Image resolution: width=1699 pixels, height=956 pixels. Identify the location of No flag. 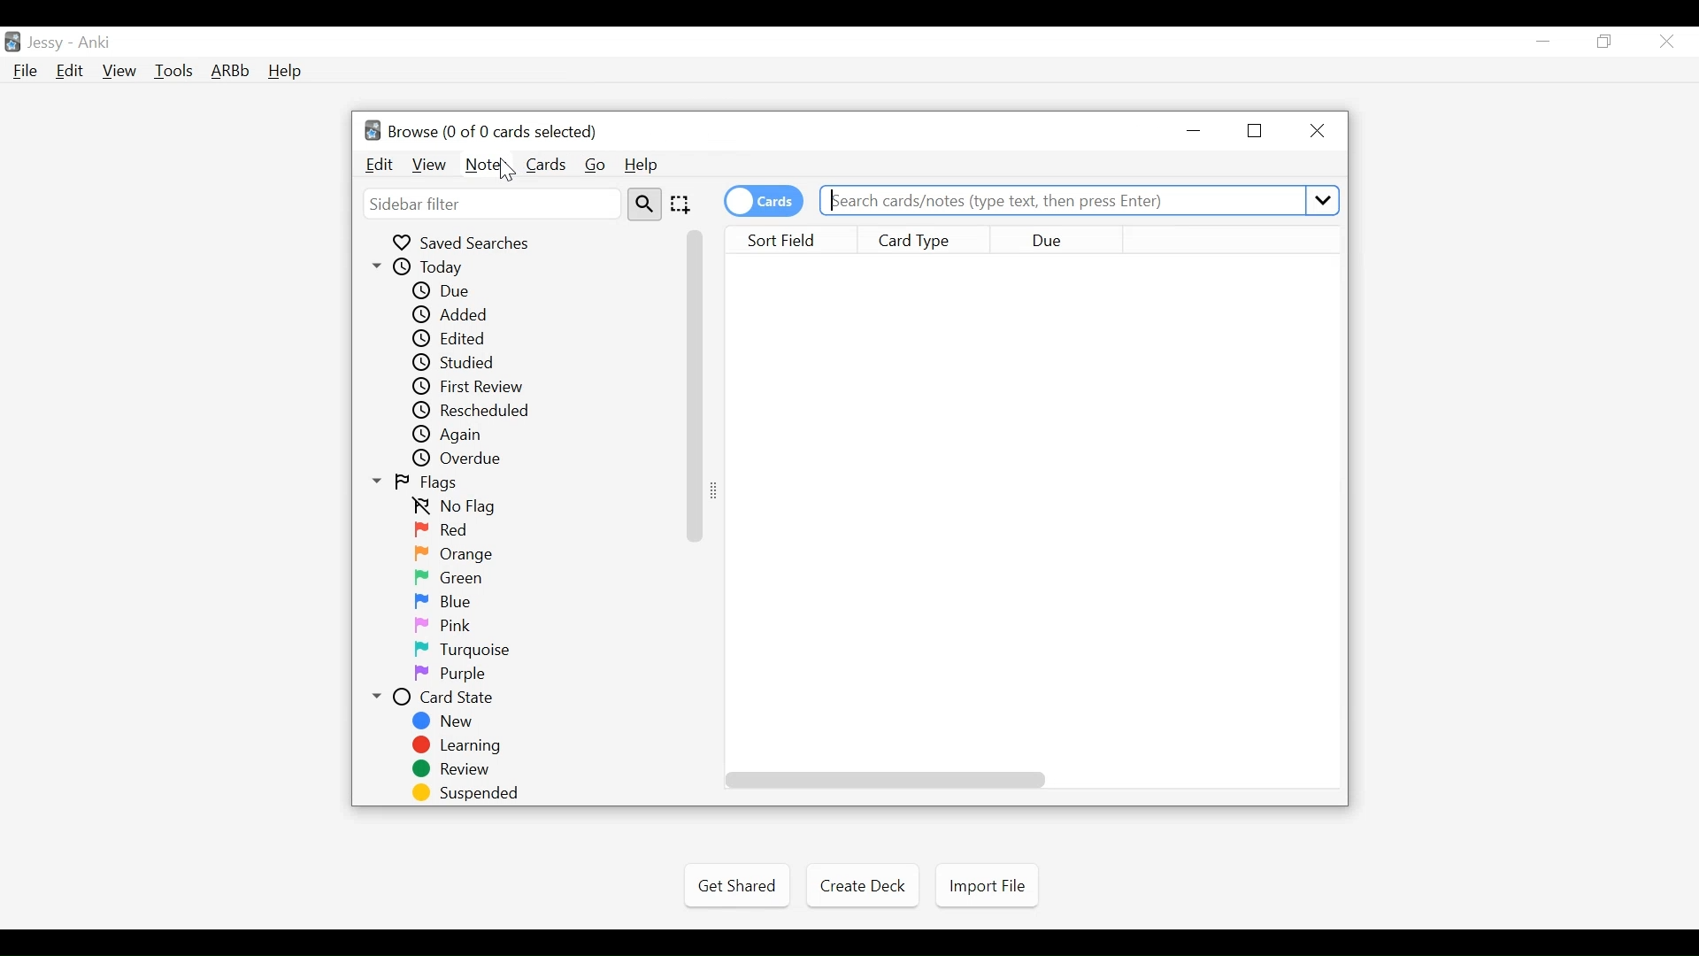
(457, 506).